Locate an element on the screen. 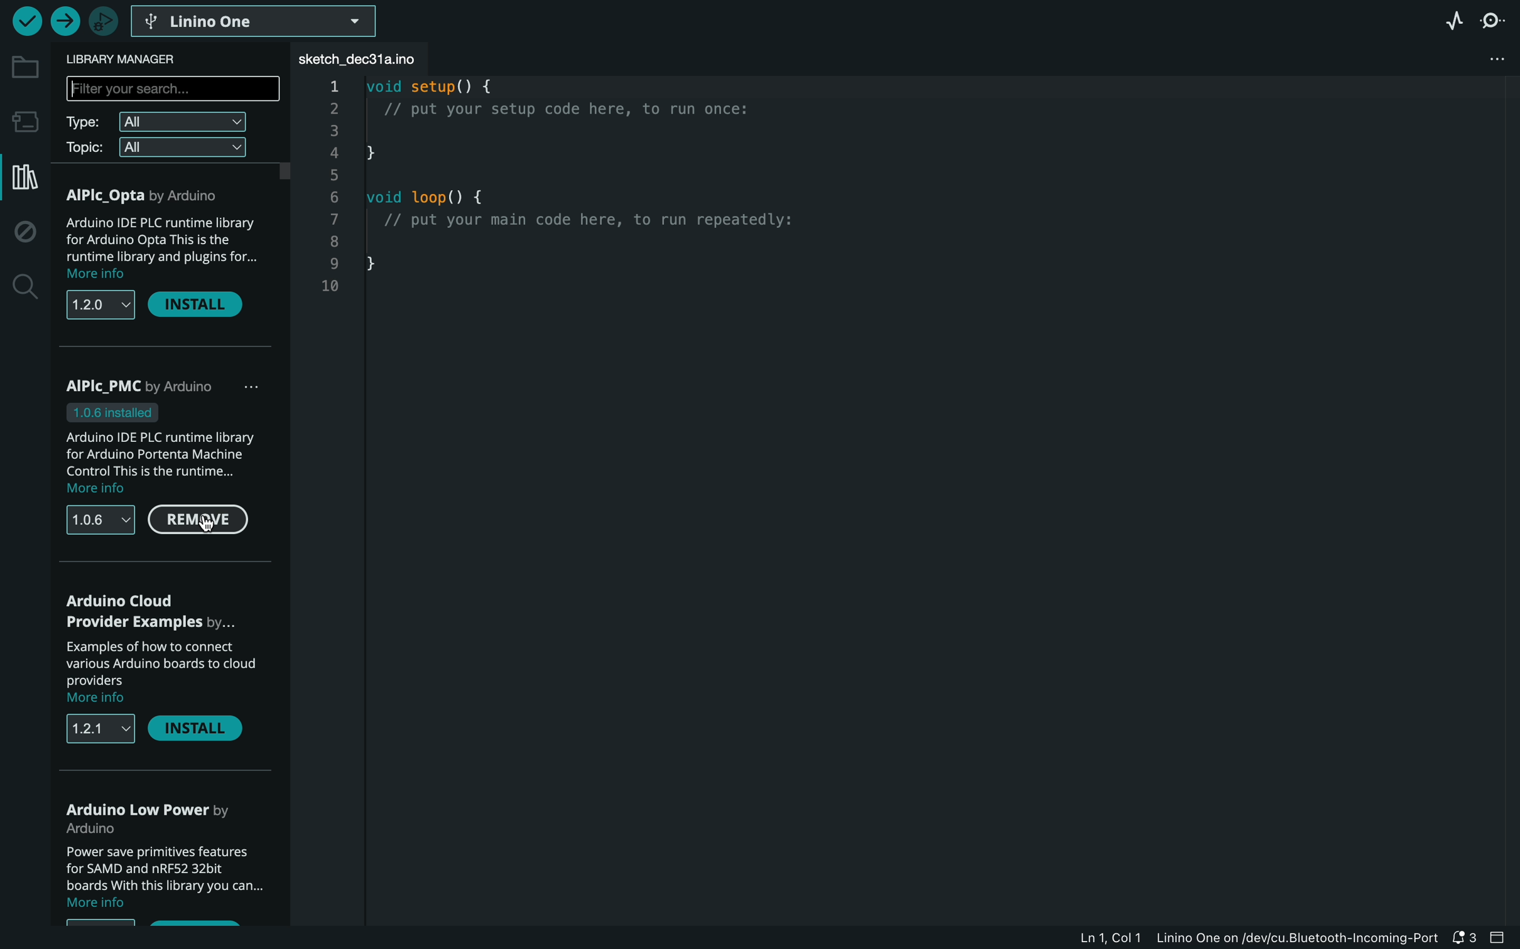 The height and width of the screenshot is (949, 1520). board manager is located at coordinates (23, 120).